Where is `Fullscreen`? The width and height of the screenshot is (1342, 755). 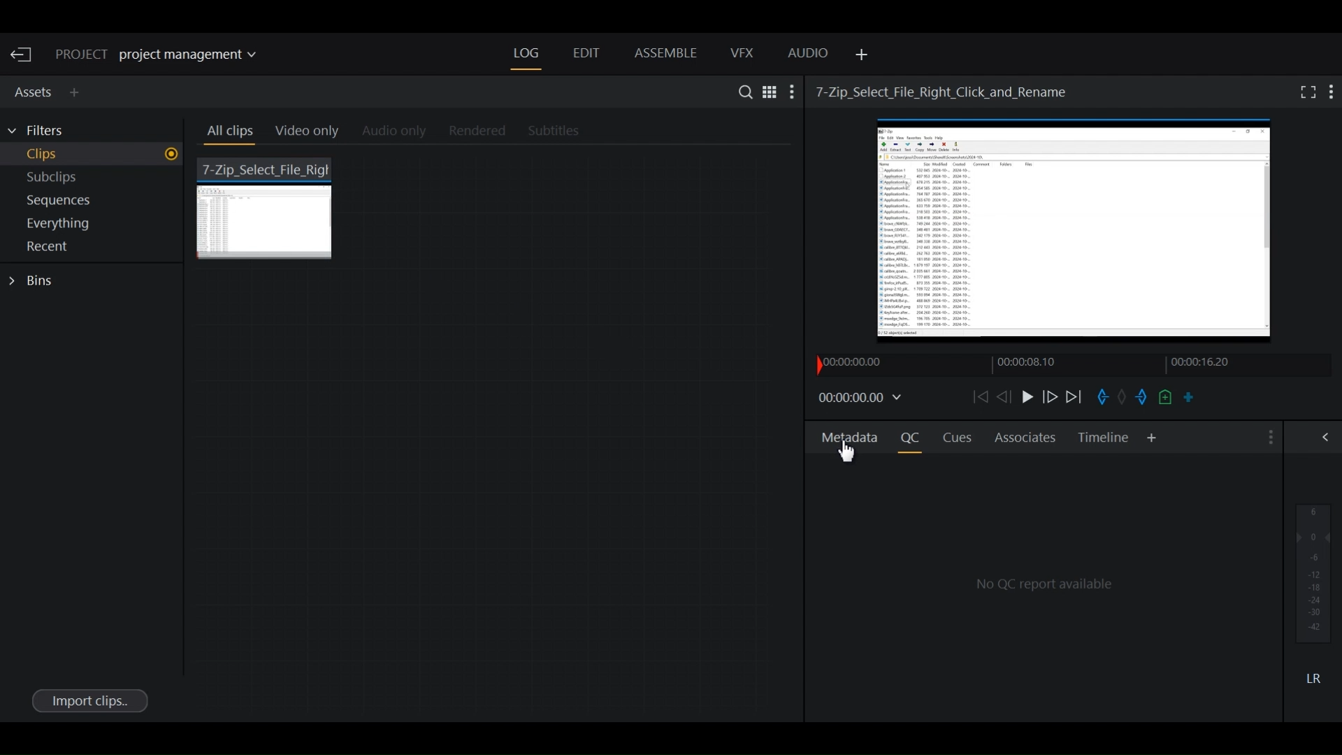
Fullscreen is located at coordinates (1305, 92).